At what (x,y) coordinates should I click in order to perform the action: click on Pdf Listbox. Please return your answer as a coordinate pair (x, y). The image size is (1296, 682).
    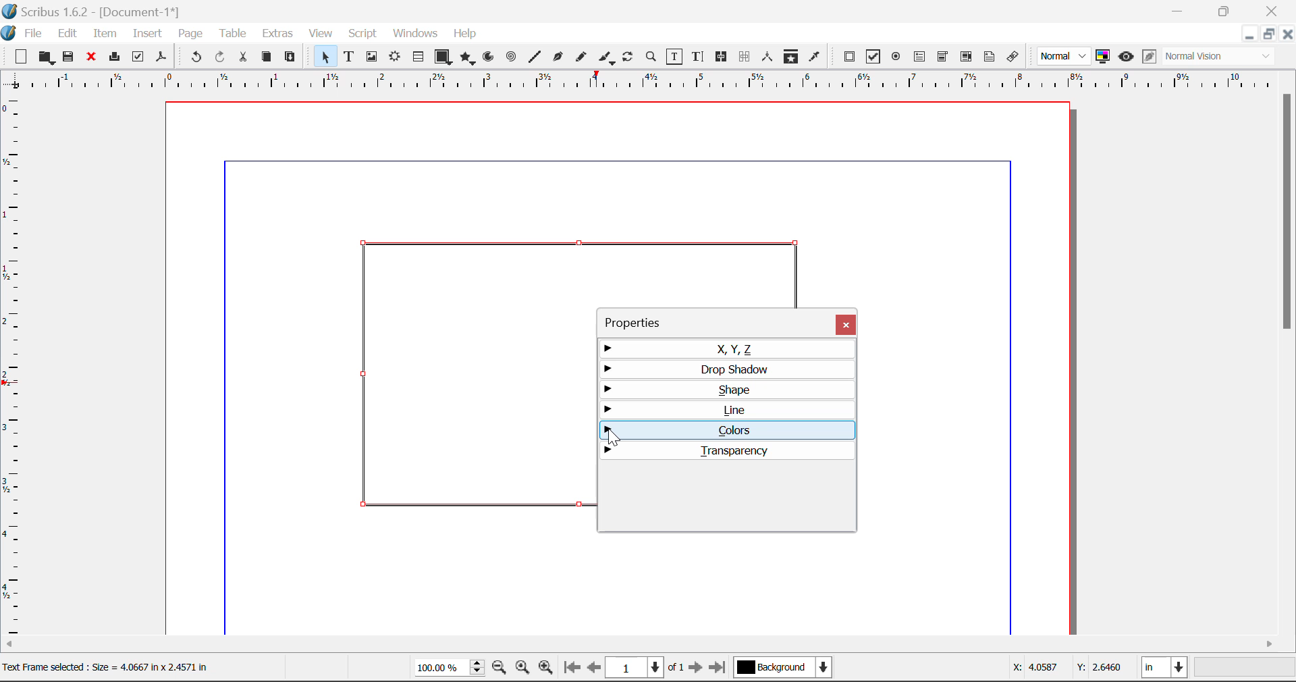
    Looking at the image, I should click on (965, 57).